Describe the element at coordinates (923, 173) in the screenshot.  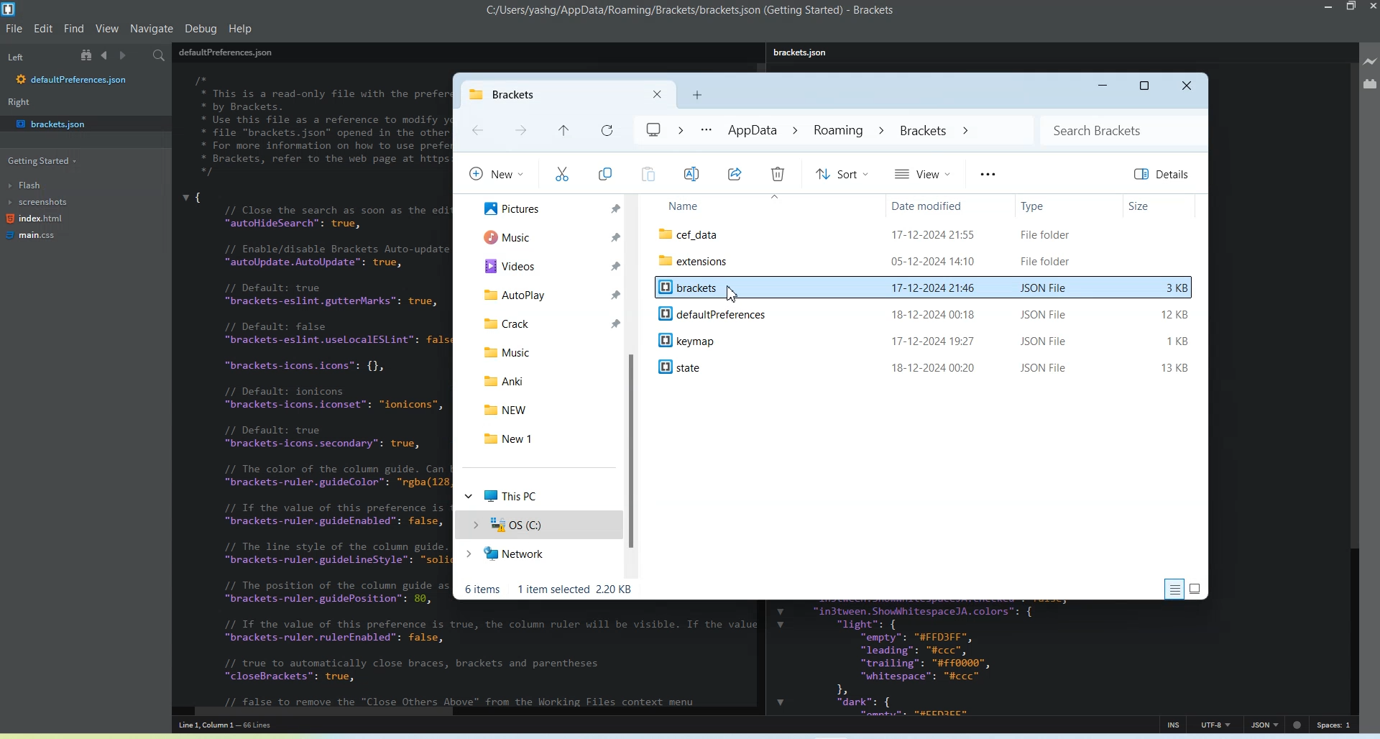
I see `View` at that location.